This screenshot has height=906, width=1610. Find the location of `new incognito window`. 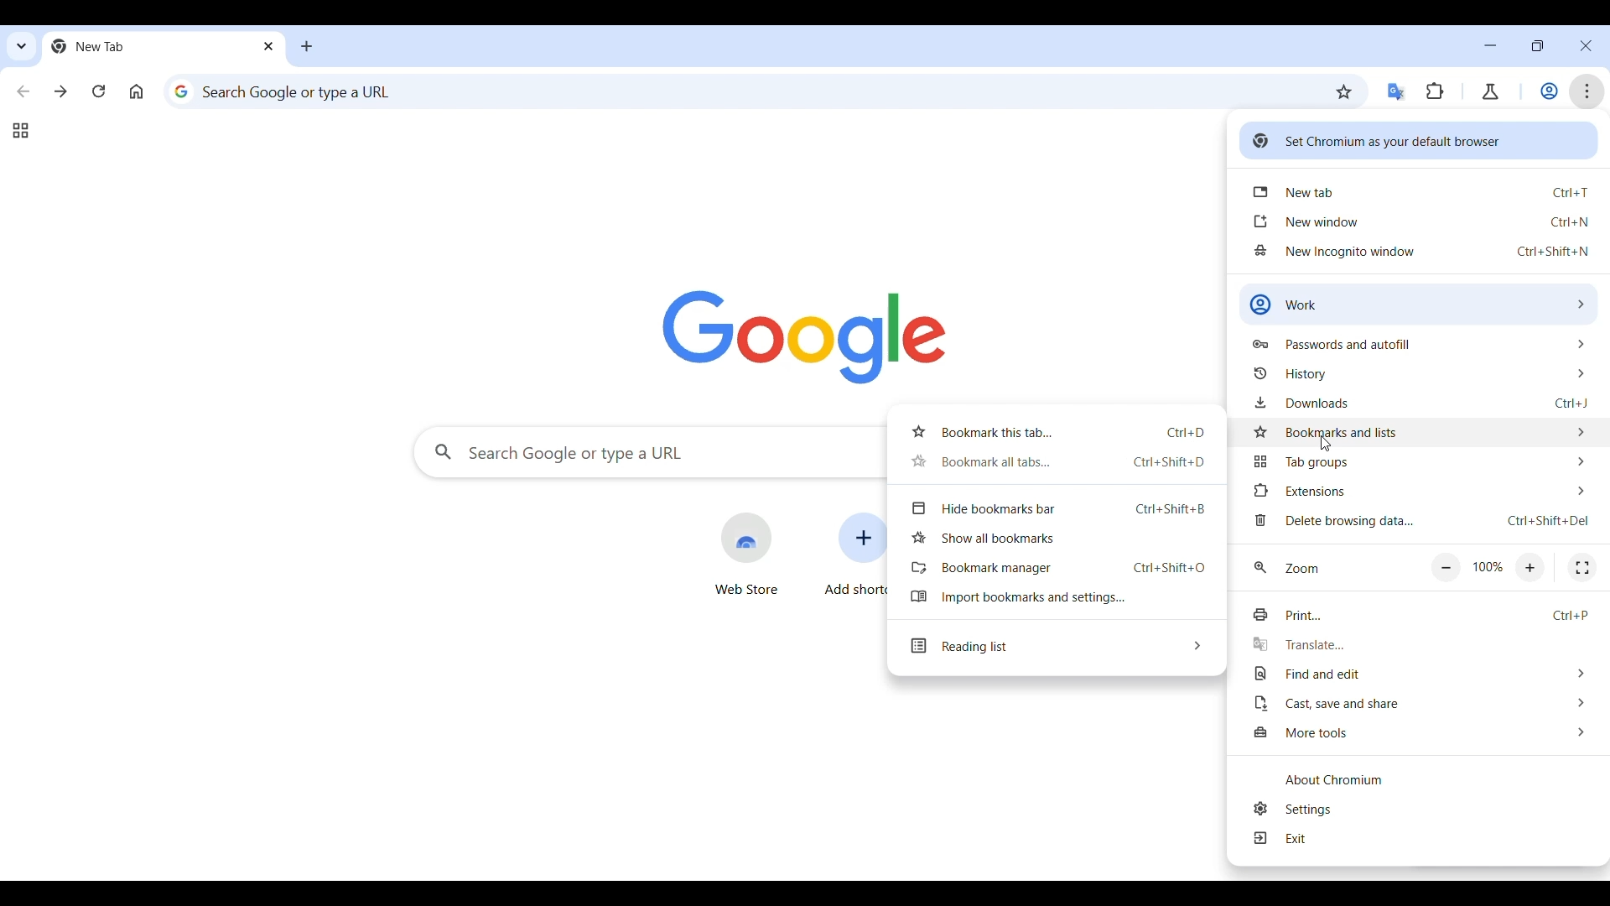

new incognito window is located at coordinates (1422, 251).